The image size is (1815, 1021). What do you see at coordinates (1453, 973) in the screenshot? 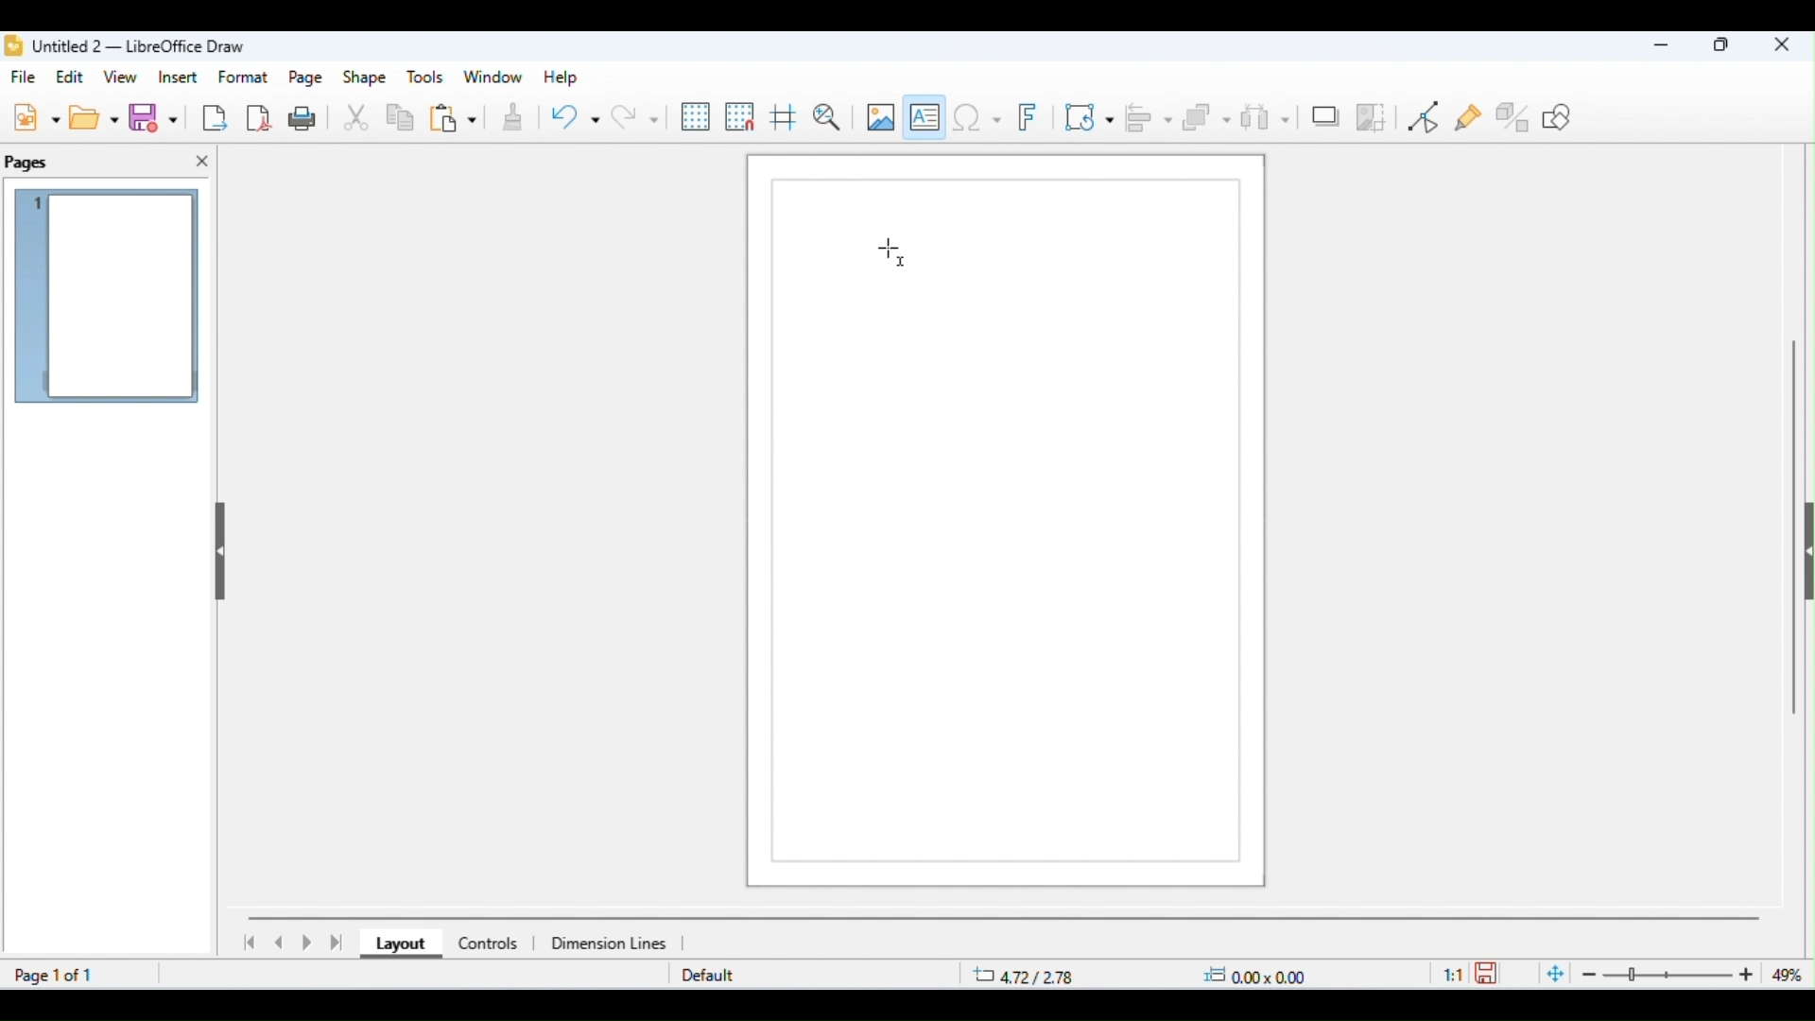
I see `scaling factor` at bounding box center [1453, 973].